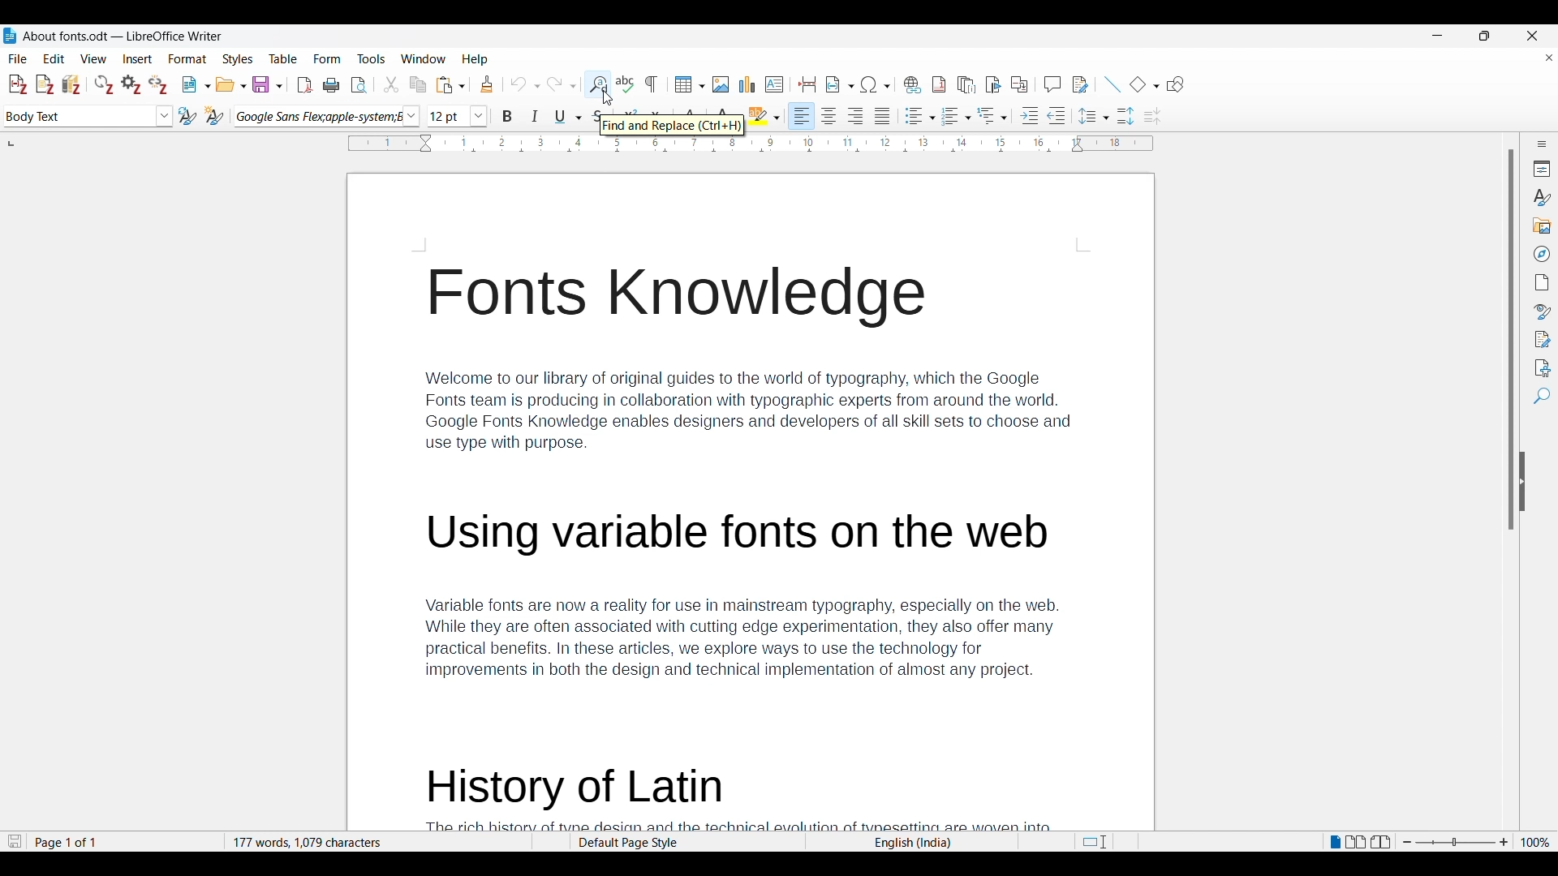 This screenshot has height=876, width=1558. What do you see at coordinates (371, 58) in the screenshot?
I see `Tools menu` at bounding box center [371, 58].